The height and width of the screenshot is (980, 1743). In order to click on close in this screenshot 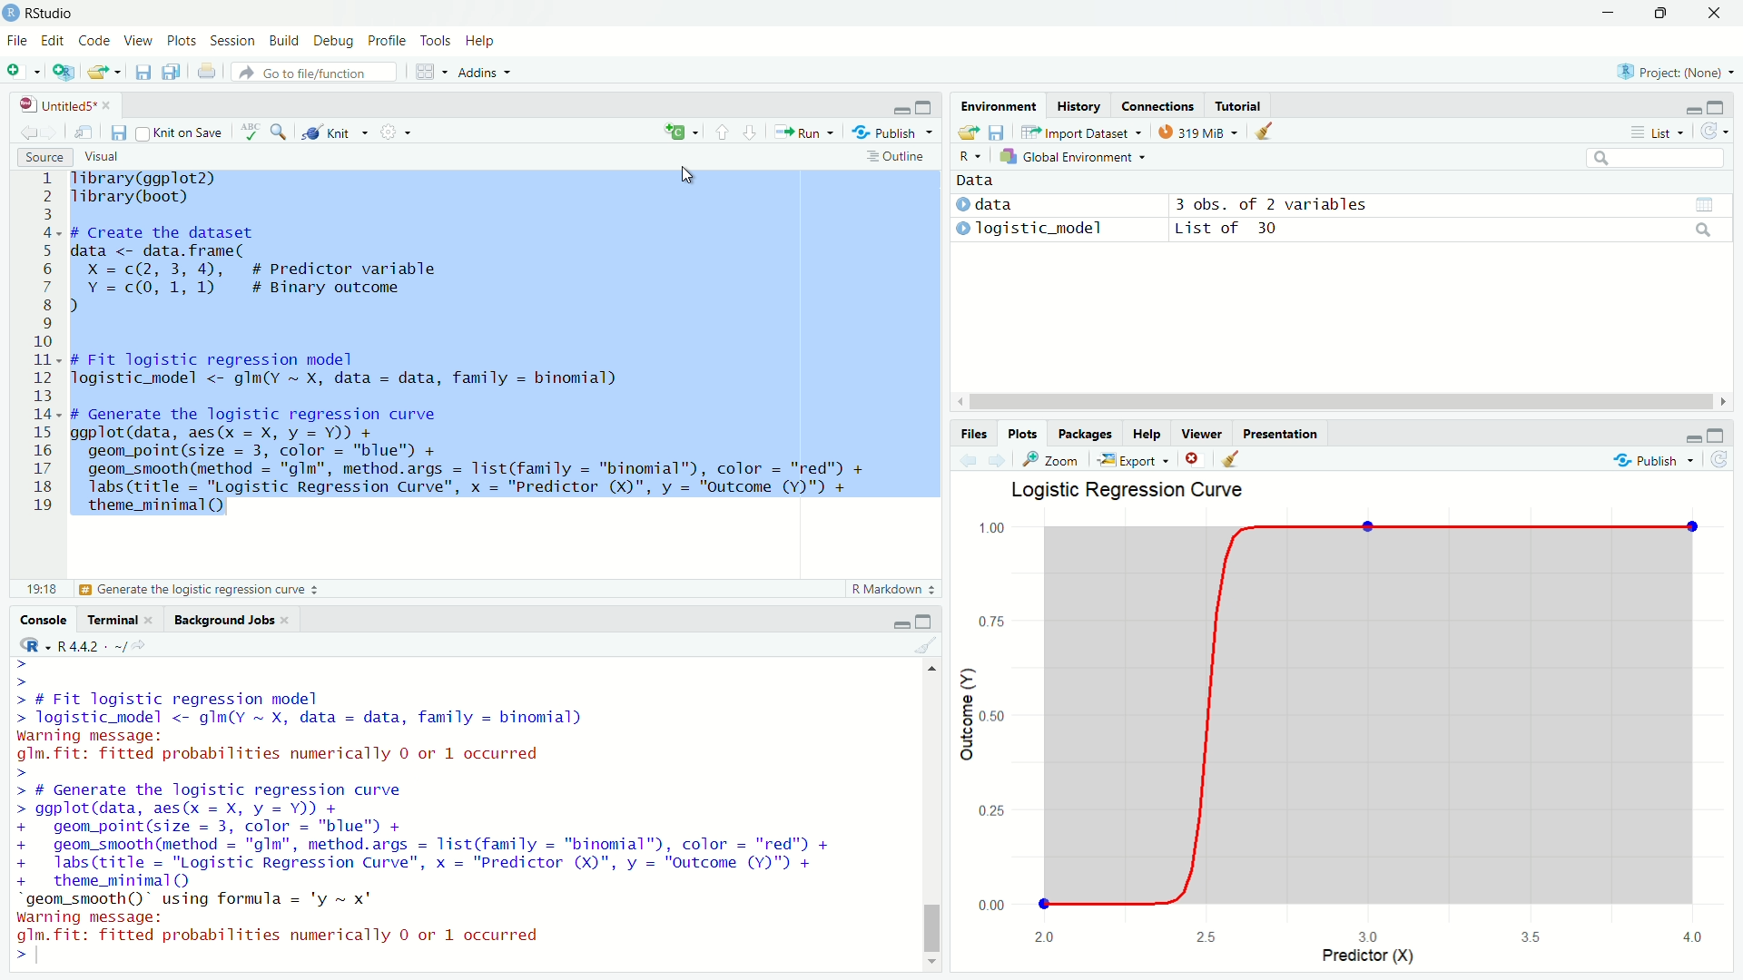, I will do `click(284, 620)`.